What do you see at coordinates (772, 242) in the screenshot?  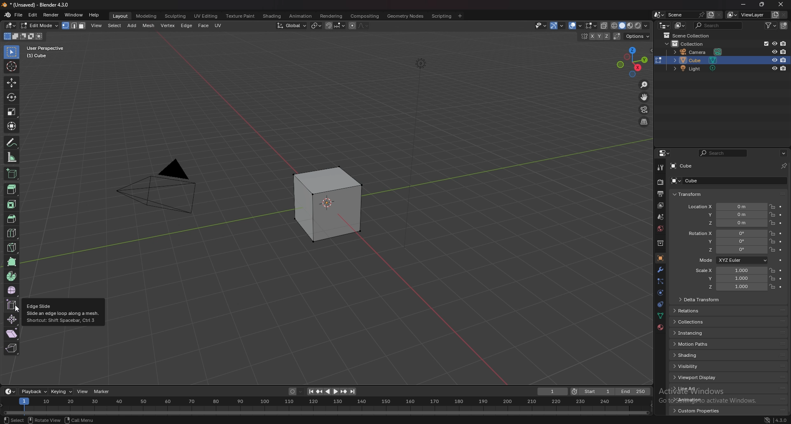 I see `lock` at bounding box center [772, 242].